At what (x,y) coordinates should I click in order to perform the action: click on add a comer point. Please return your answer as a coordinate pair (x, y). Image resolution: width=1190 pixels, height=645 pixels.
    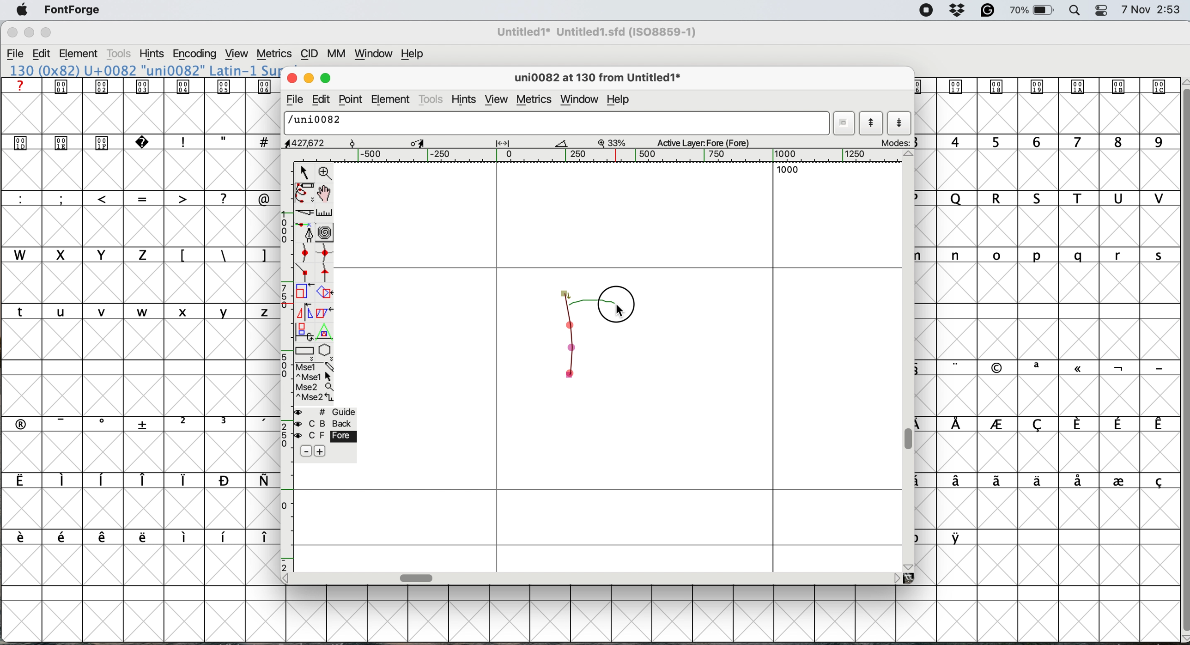
    Looking at the image, I should click on (305, 274).